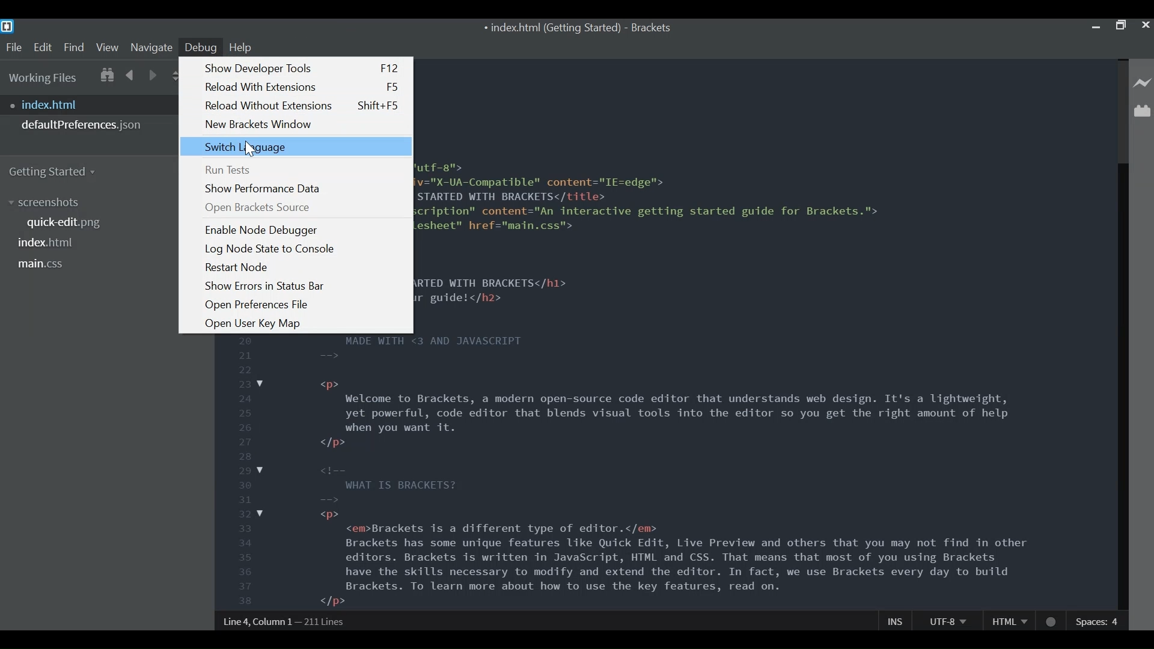 This screenshot has width=1154, height=649. What do you see at coordinates (1143, 84) in the screenshot?
I see `Live Preview` at bounding box center [1143, 84].